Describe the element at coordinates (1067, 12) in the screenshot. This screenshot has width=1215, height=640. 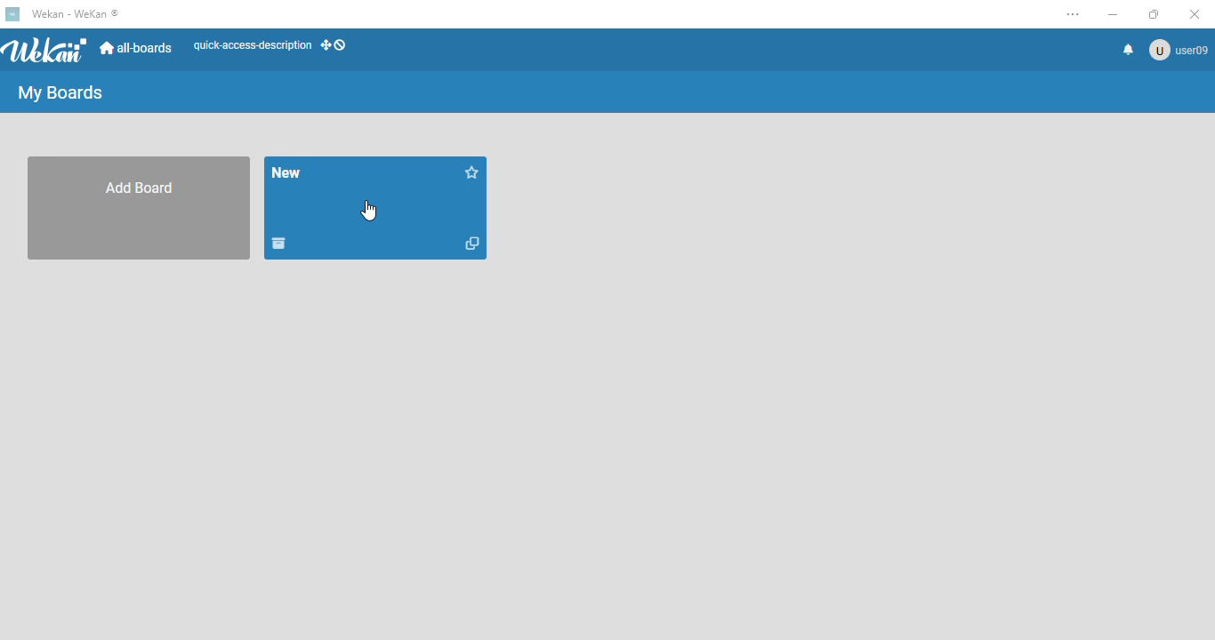
I see `settings and more` at that location.